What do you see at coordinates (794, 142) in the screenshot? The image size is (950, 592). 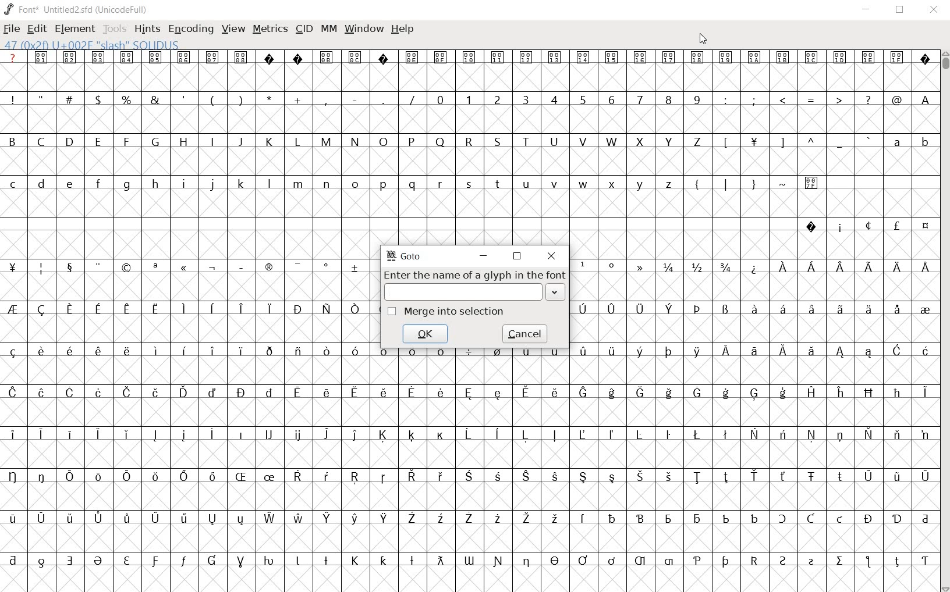 I see `symbols` at bounding box center [794, 142].